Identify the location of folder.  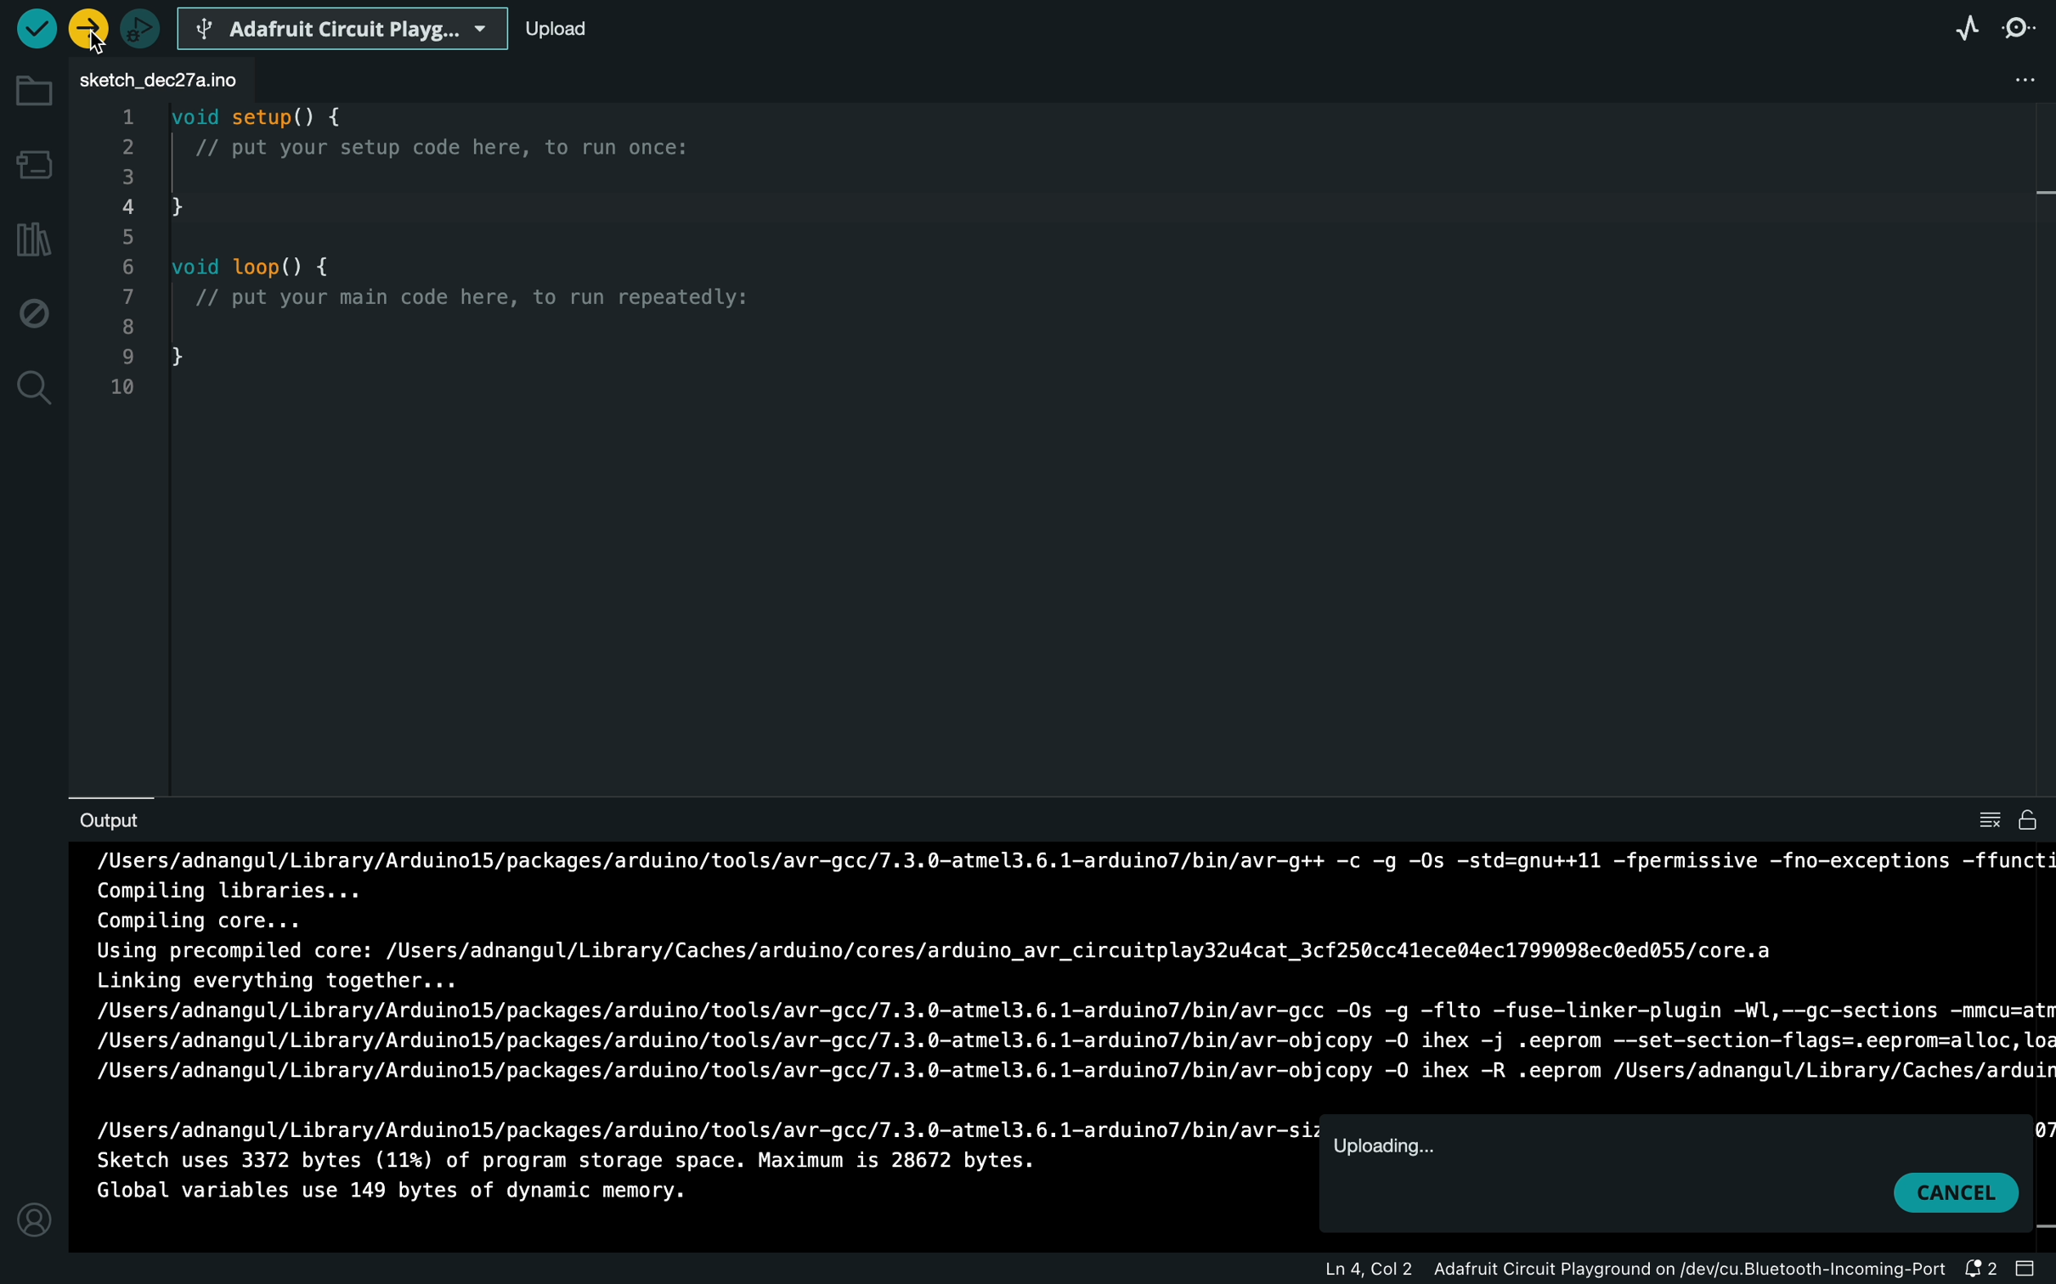
(35, 93).